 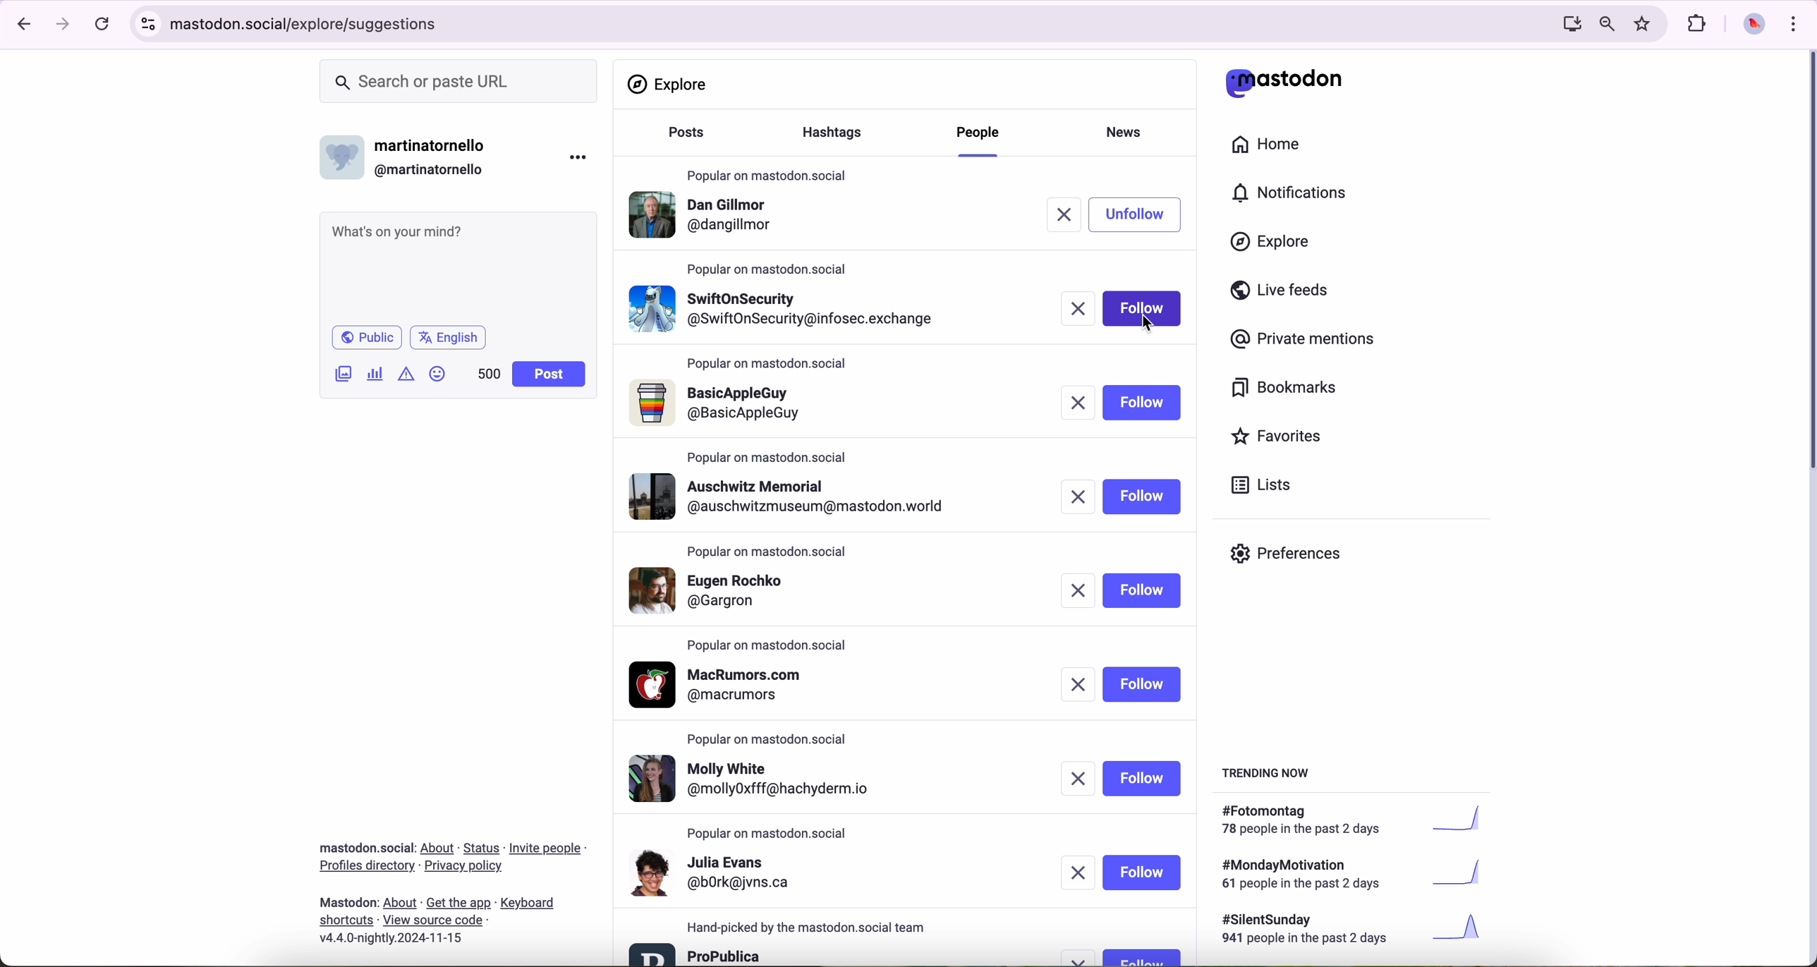 I want to click on posts, so click(x=682, y=139).